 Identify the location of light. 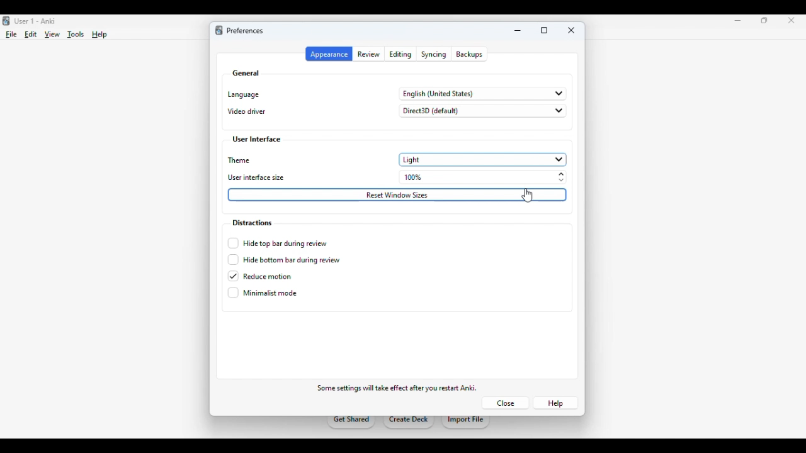
(482, 159).